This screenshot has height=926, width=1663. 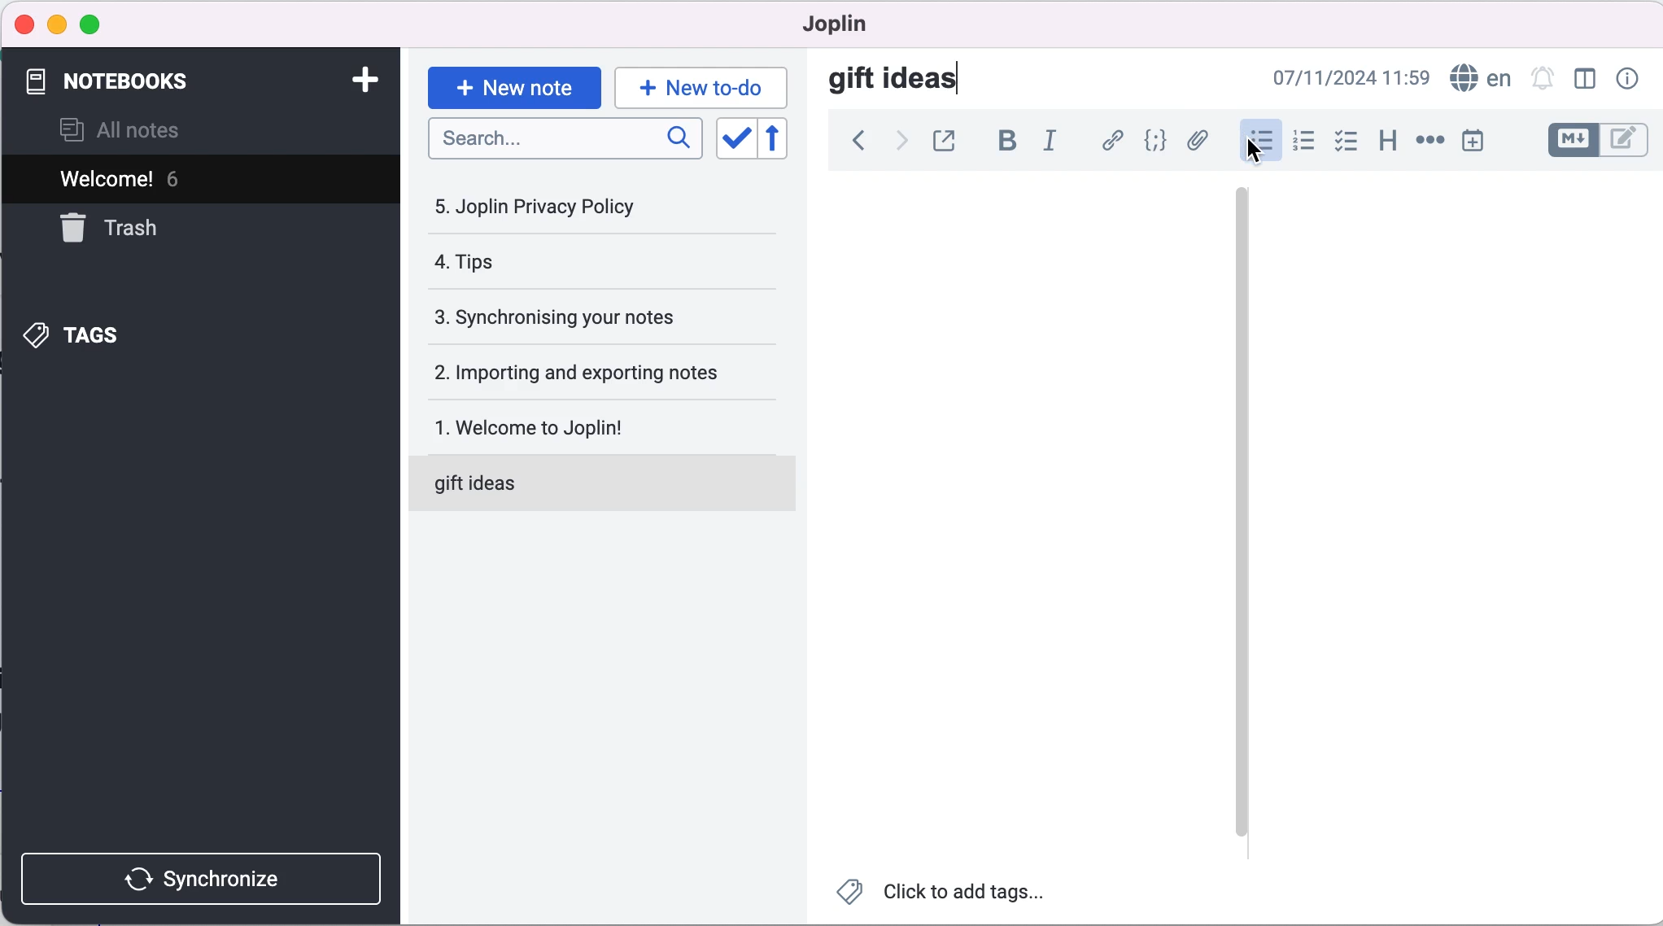 What do you see at coordinates (1386, 141) in the screenshot?
I see `heading` at bounding box center [1386, 141].